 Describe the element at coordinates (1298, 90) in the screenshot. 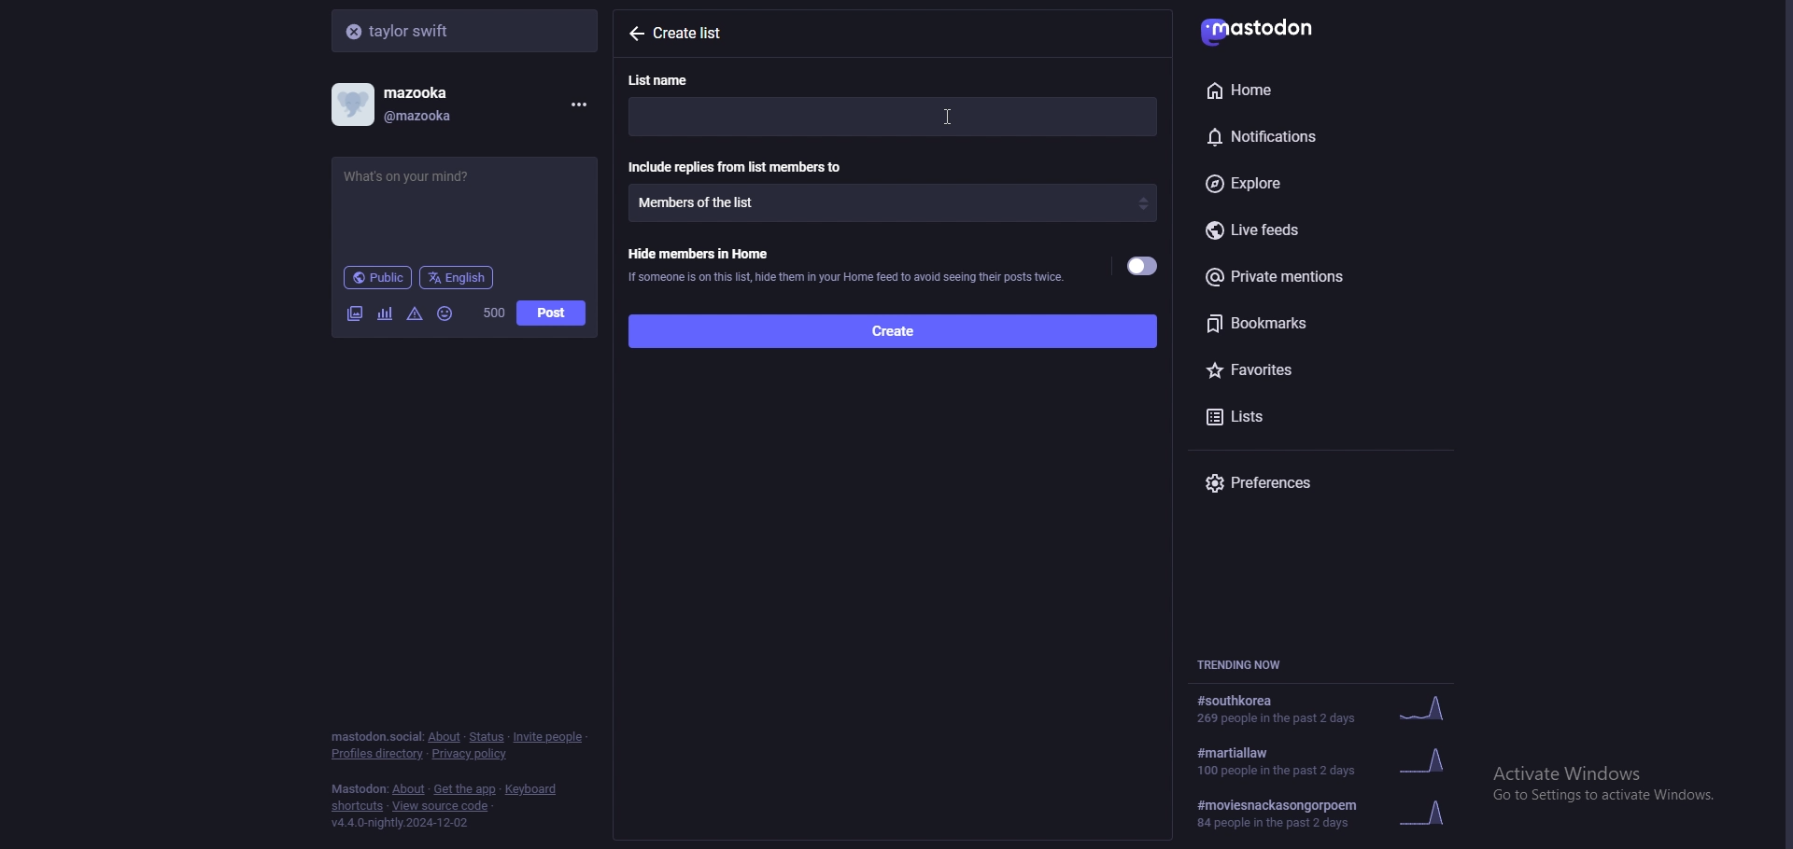

I see `home` at that location.